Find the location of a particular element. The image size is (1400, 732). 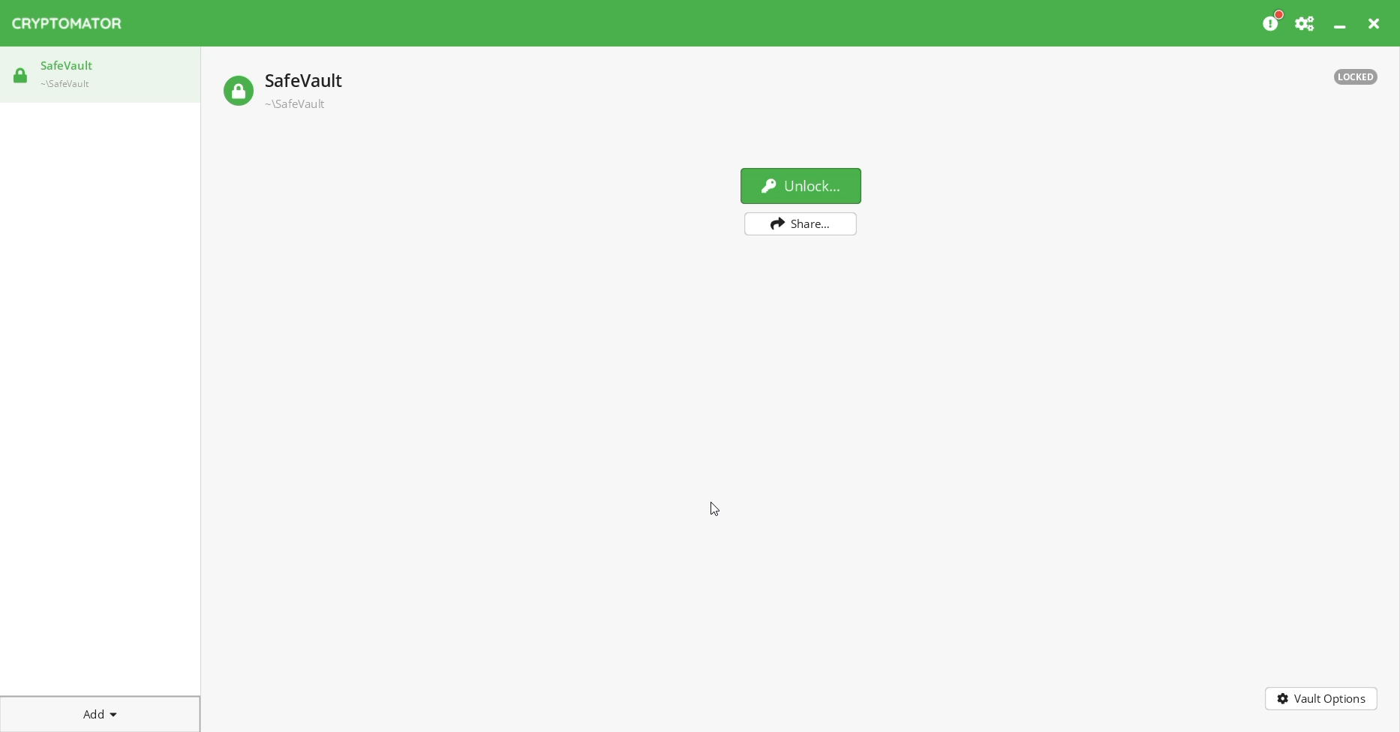

CRYPTOMATOR Application Name is located at coordinates (74, 23).